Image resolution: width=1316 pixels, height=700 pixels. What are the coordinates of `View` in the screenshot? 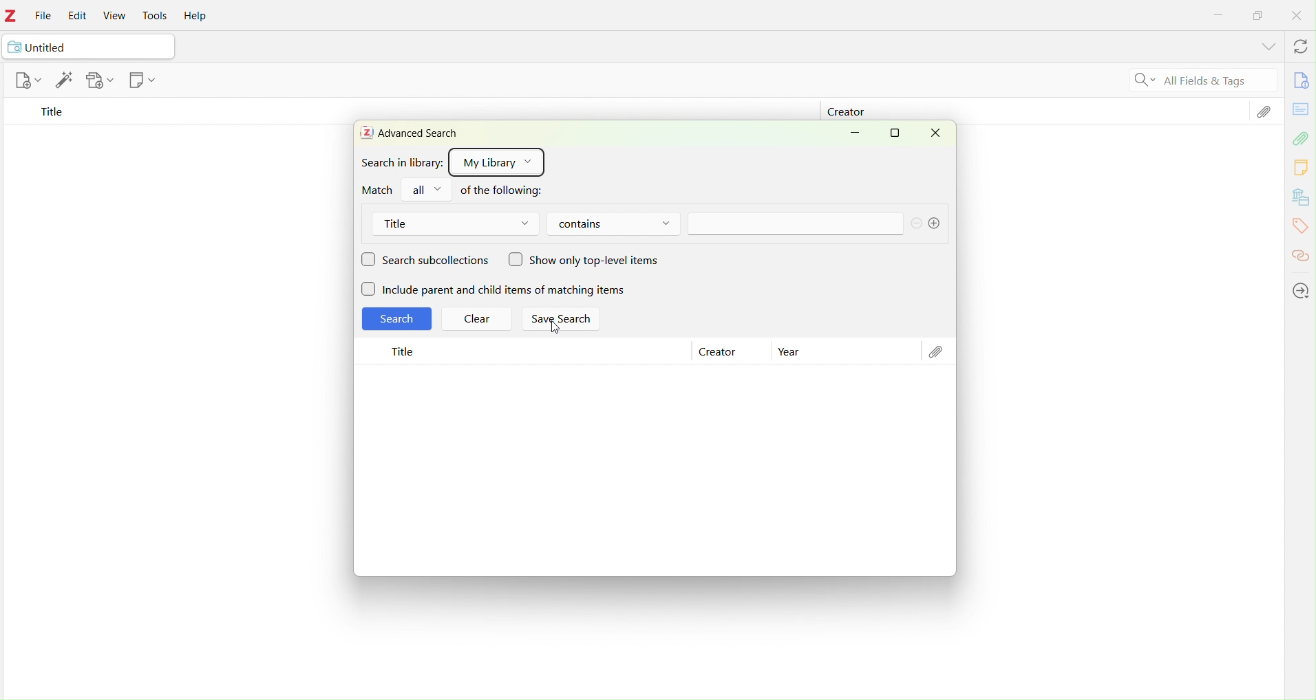 It's located at (112, 16).